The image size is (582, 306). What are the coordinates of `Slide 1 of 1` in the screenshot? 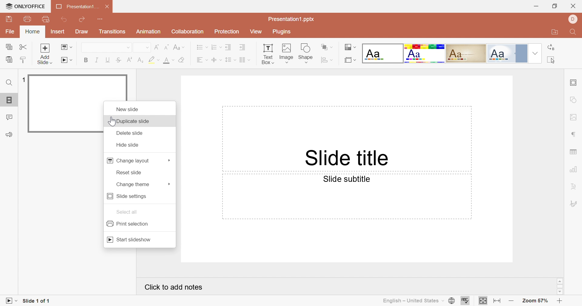 It's located at (37, 301).